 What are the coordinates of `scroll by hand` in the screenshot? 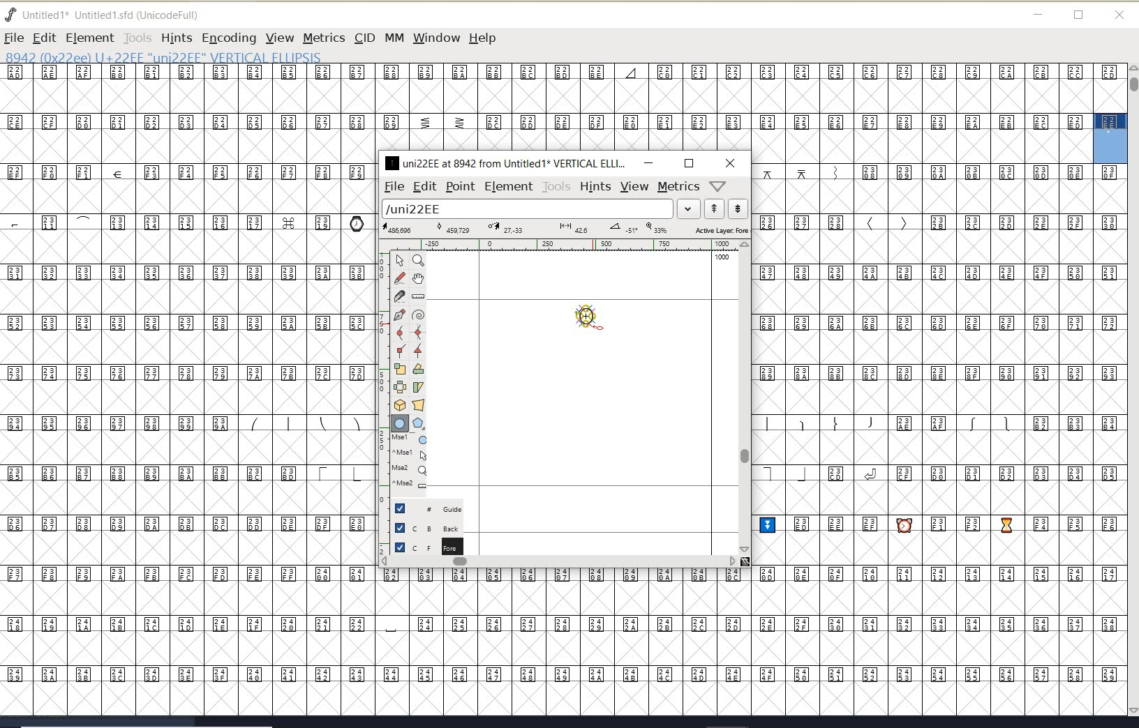 It's located at (419, 280).